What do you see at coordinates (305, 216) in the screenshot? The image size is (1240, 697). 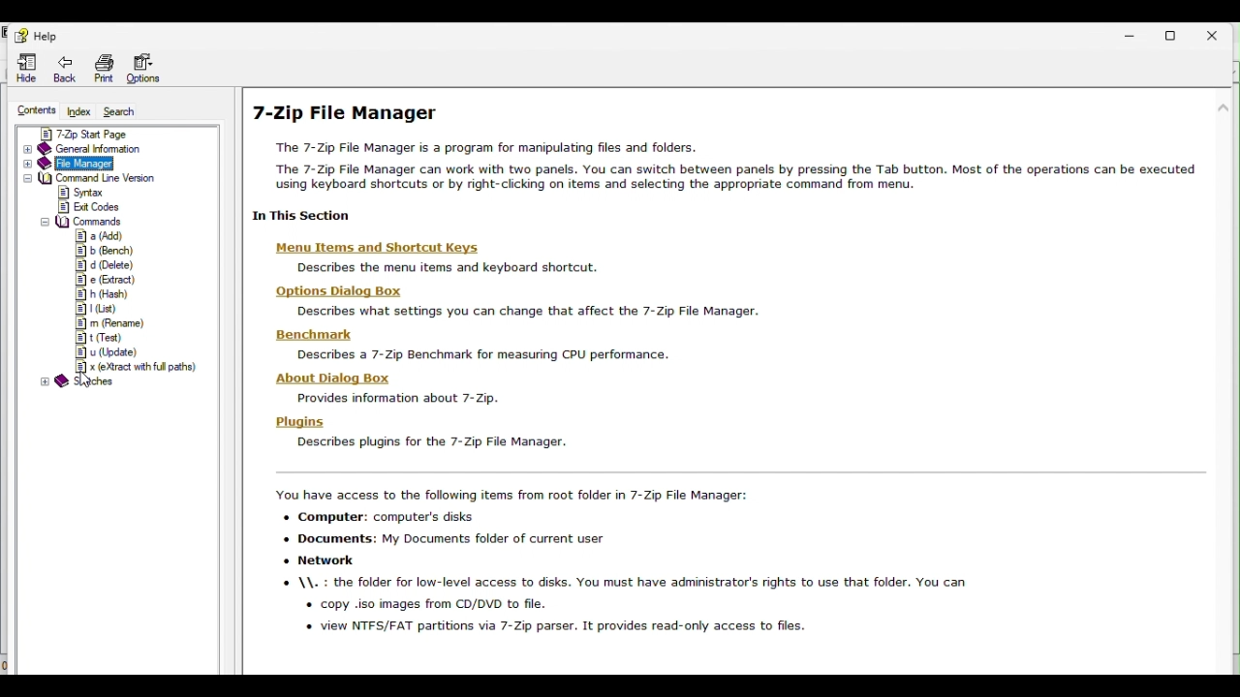 I see `In this secction` at bounding box center [305, 216].